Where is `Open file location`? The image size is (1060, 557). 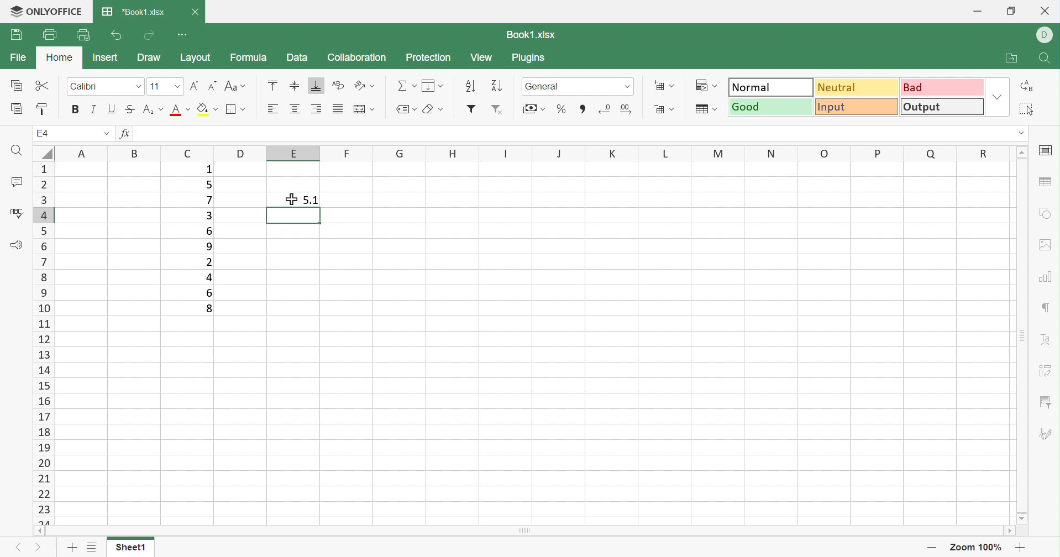
Open file location is located at coordinates (1014, 59).